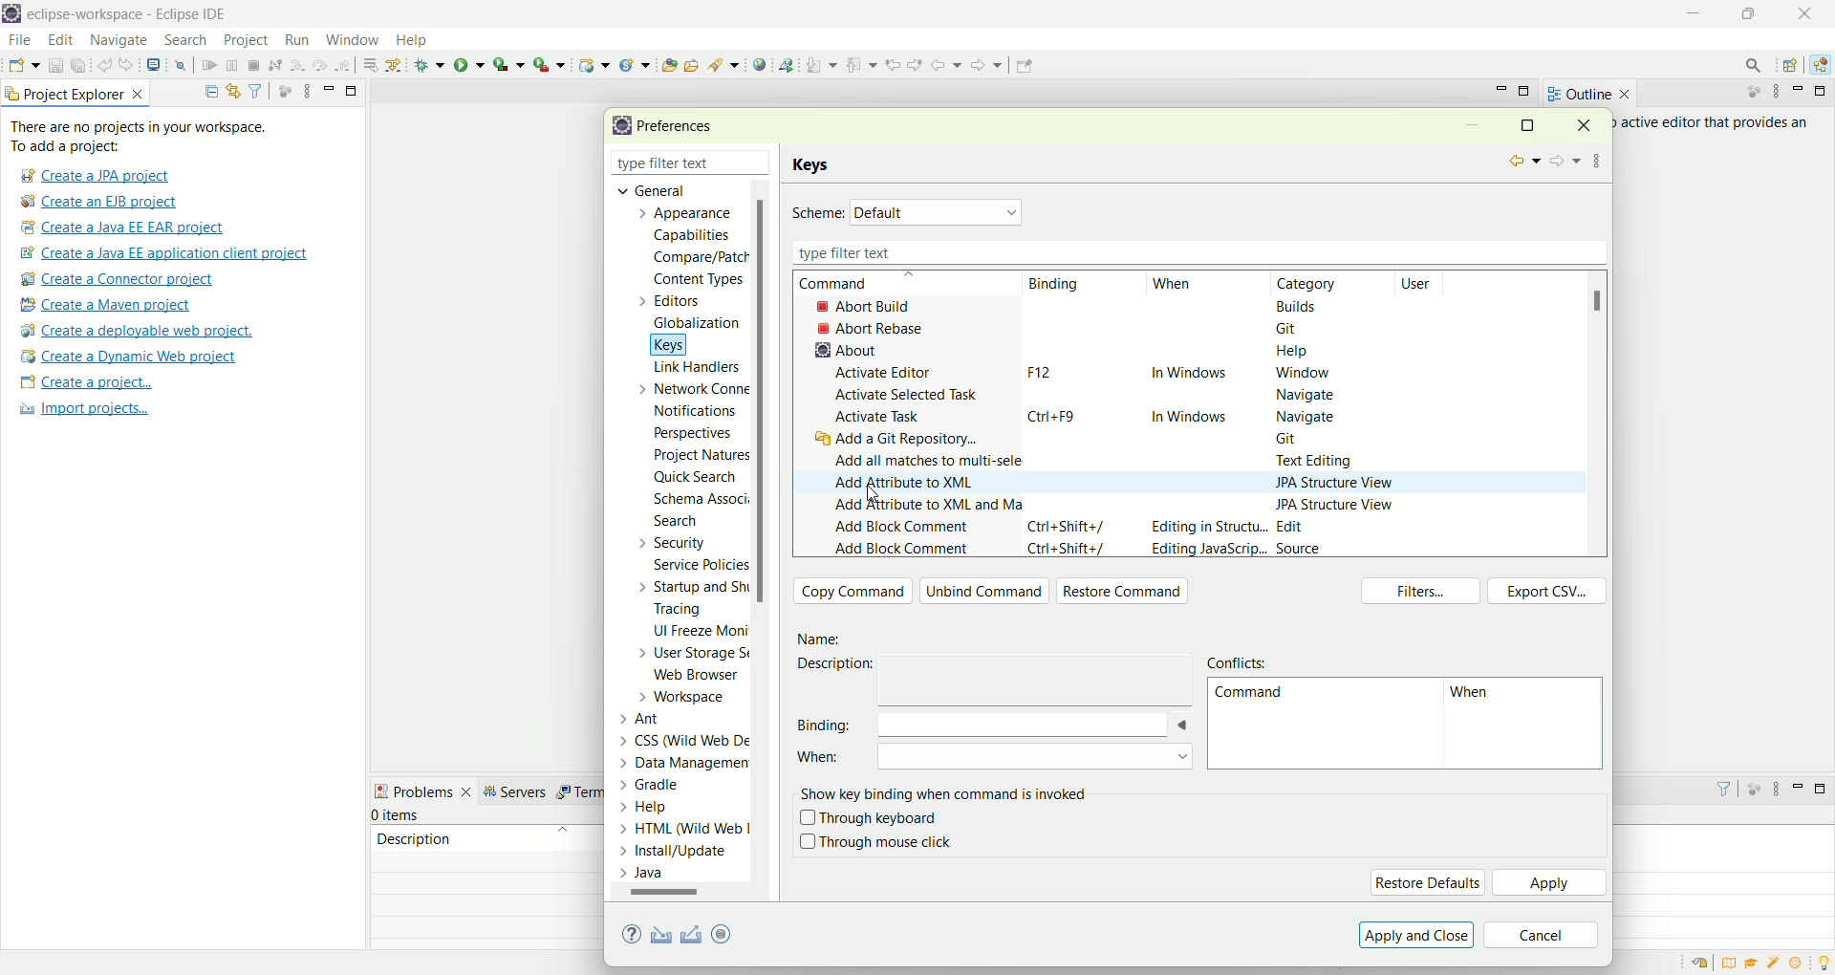 The image size is (1835, 975). Describe the element at coordinates (667, 165) in the screenshot. I see `type filter text` at that location.